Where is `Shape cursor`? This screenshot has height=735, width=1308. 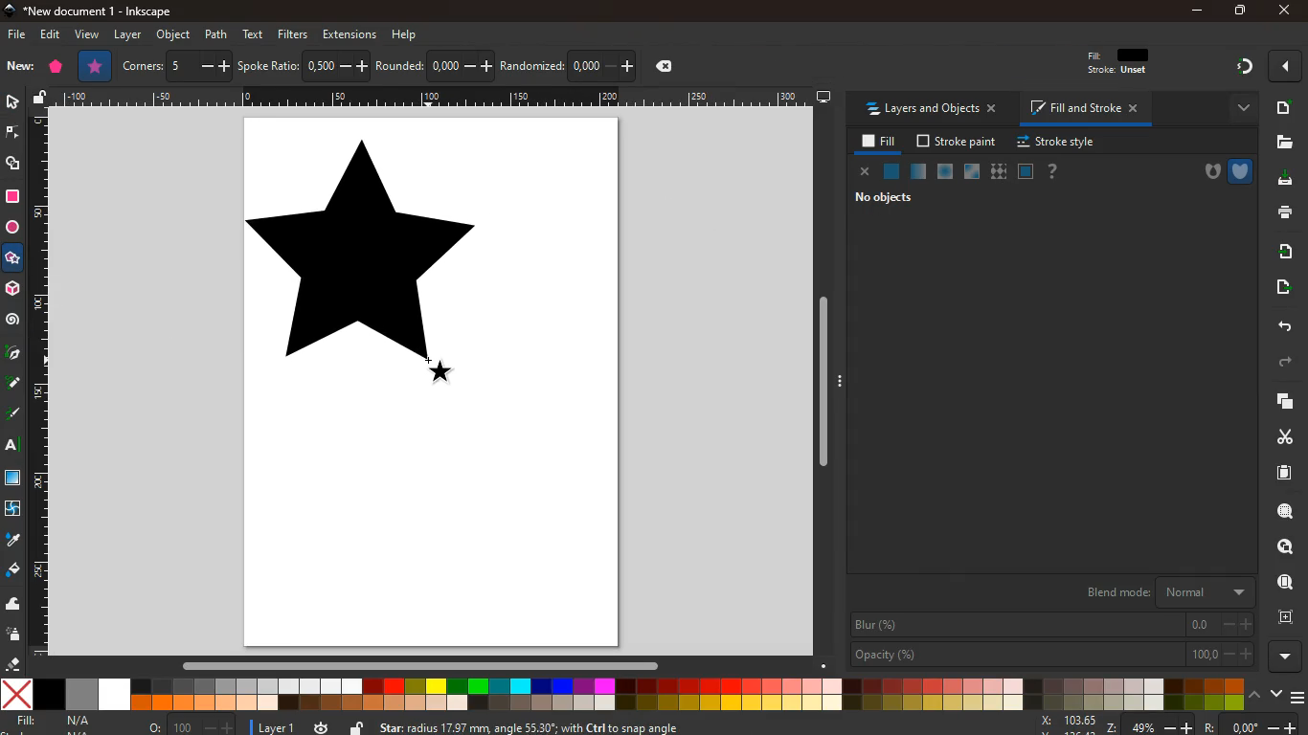
Shape cursor is located at coordinates (437, 368).